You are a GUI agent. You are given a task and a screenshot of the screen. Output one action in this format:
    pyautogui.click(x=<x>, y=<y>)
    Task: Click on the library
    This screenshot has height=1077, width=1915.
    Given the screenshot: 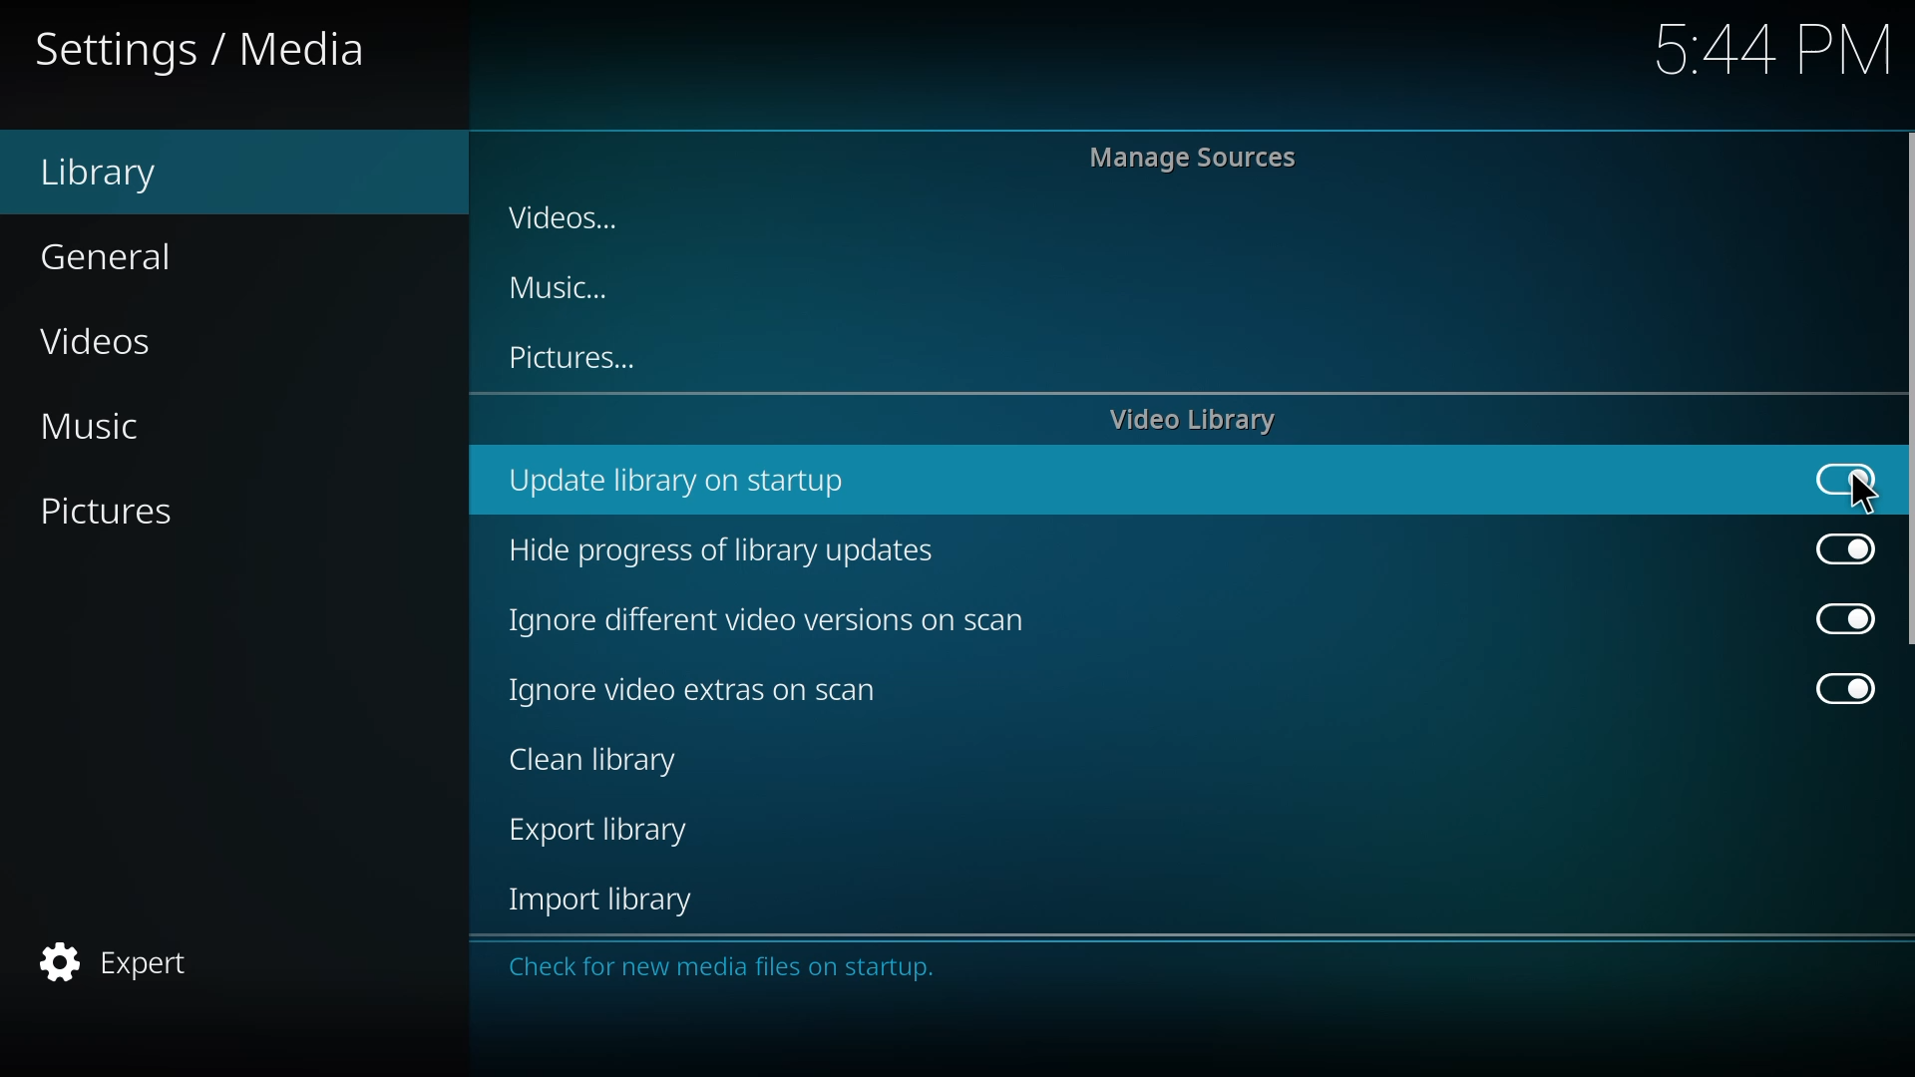 What is the action you would take?
    pyautogui.click(x=112, y=173)
    